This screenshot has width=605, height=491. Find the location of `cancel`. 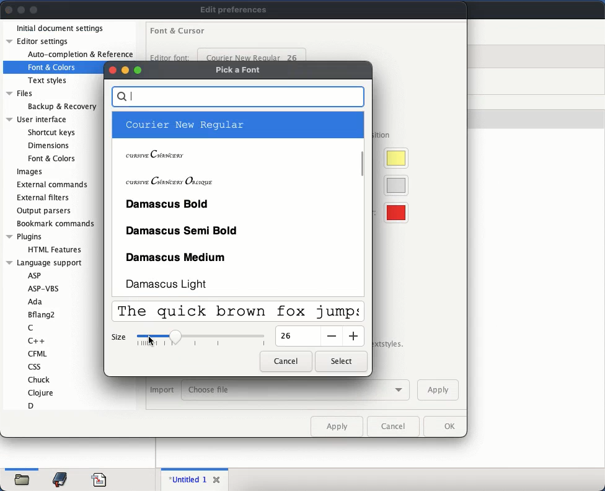

cancel is located at coordinates (395, 428).